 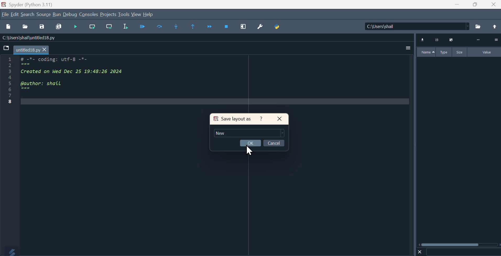 What do you see at coordinates (494, 4) in the screenshot?
I see `Close` at bounding box center [494, 4].